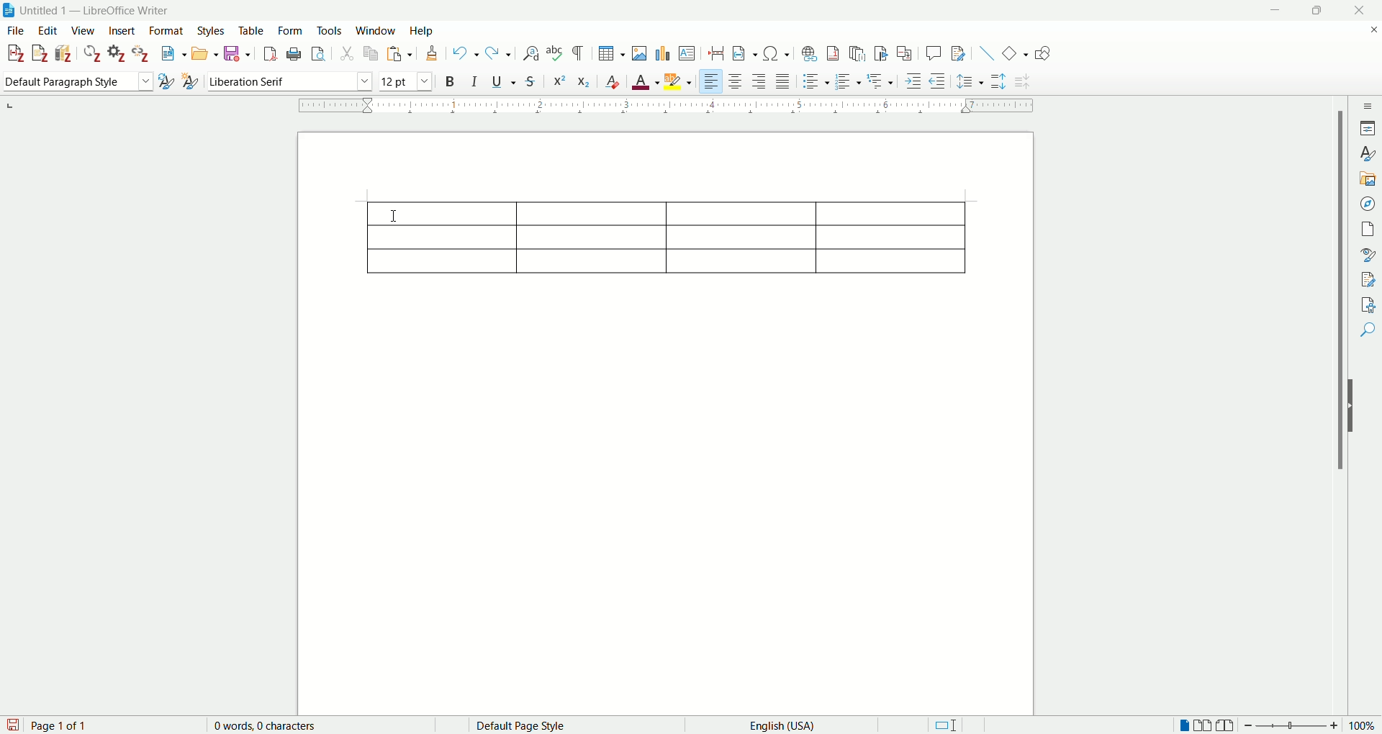 This screenshot has width=1382, height=734. Describe the element at coordinates (716, 54) in the screenshot. I see `insert page break` at that location.